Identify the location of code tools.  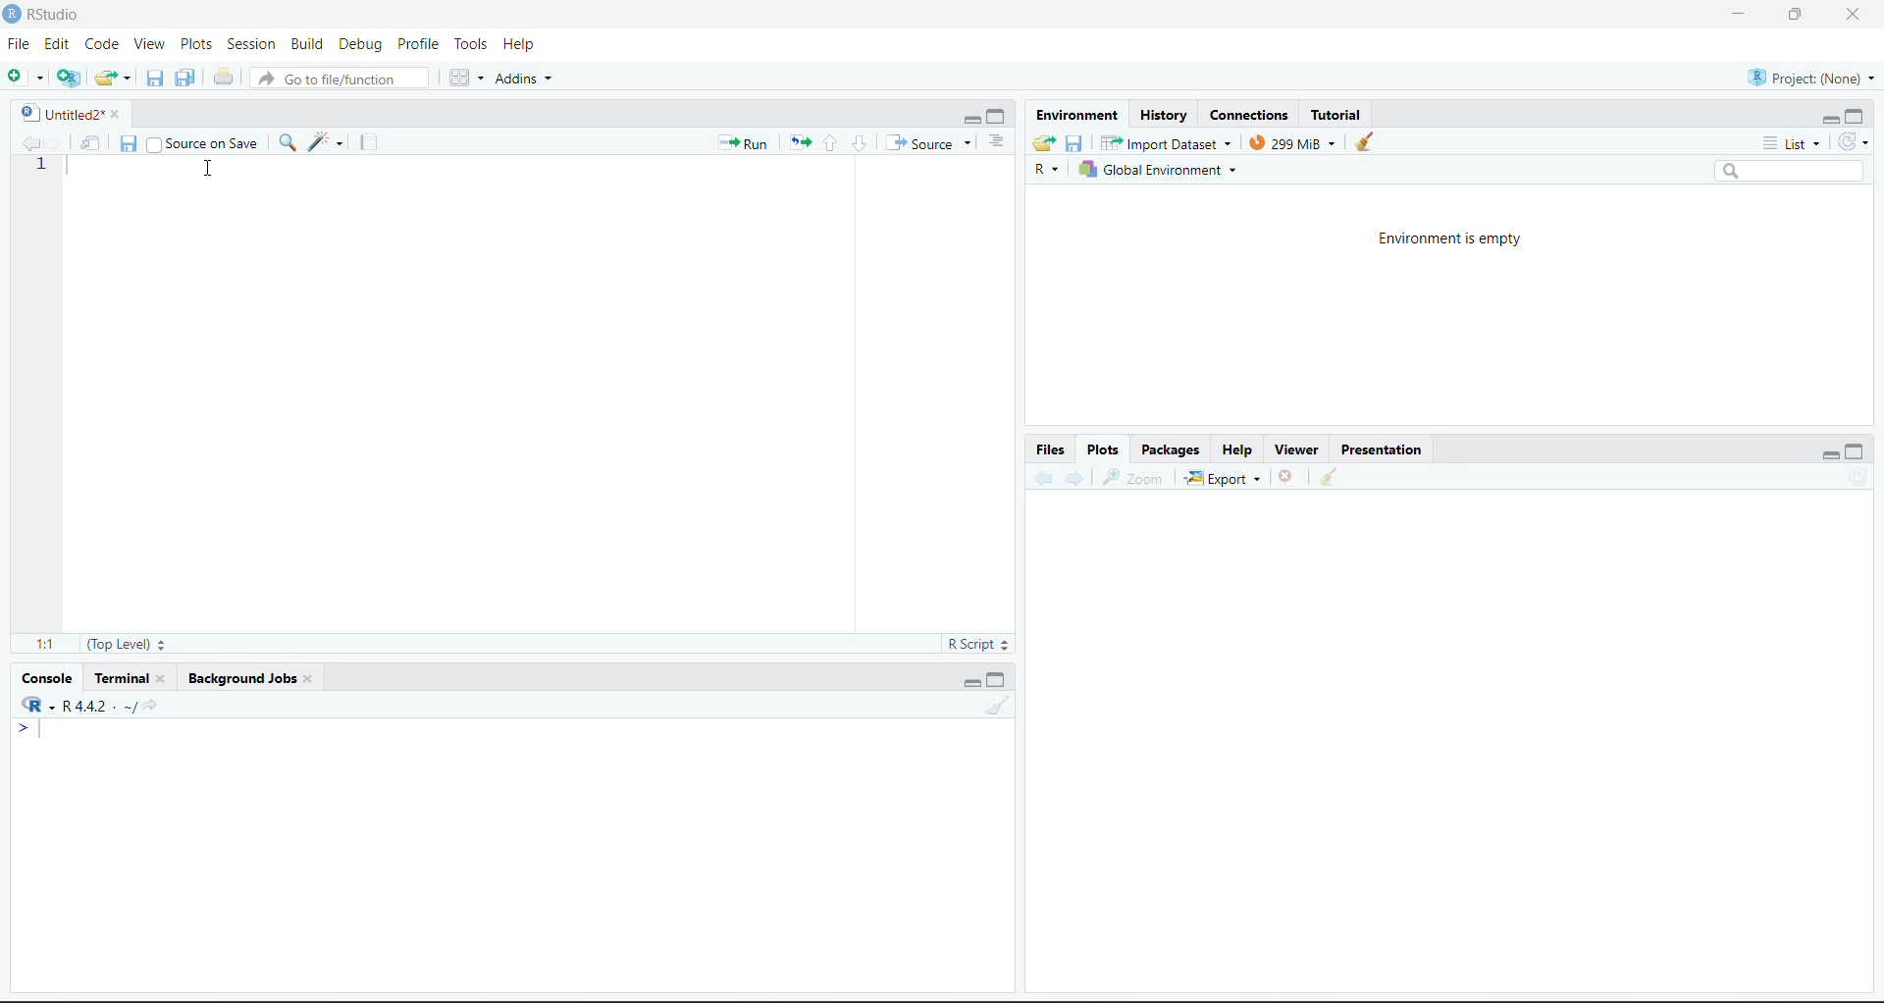
(325, 140).